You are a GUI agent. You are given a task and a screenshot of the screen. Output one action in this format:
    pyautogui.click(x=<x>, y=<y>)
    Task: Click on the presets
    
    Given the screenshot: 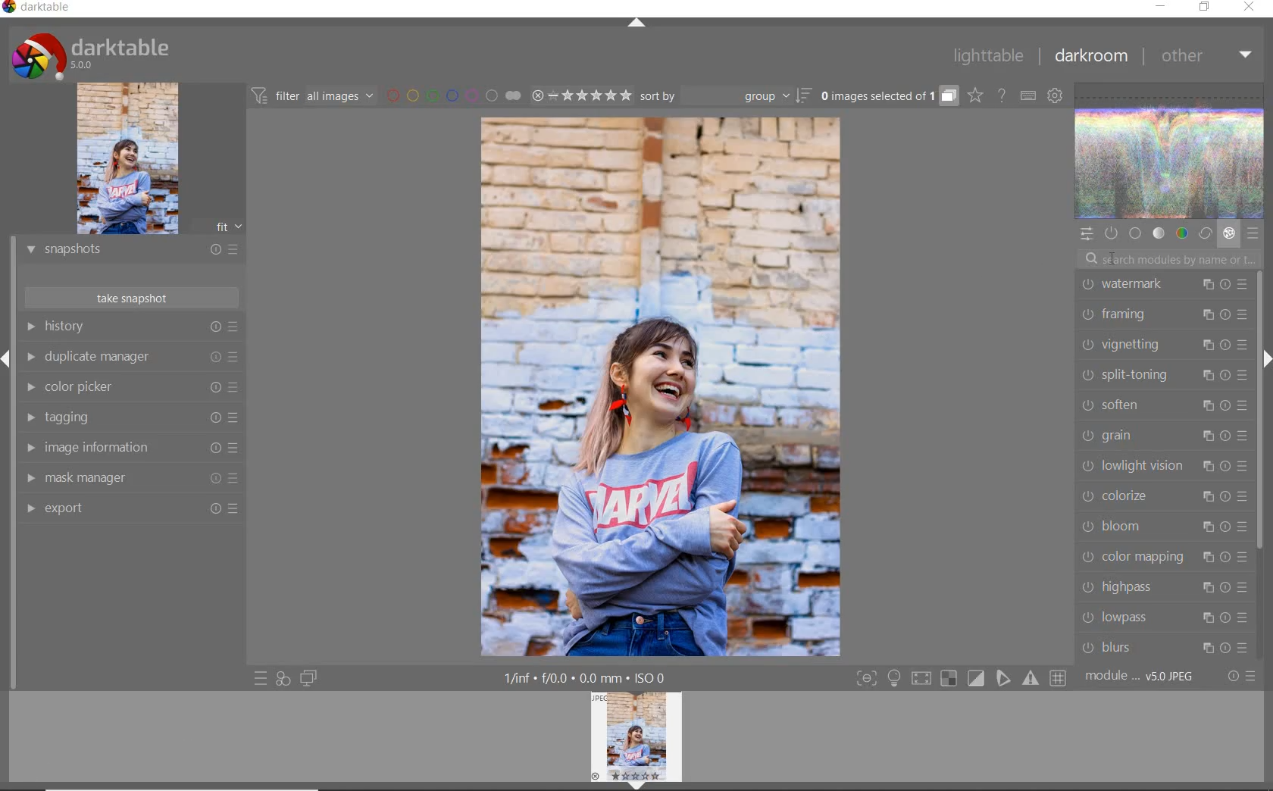 What is the action you would take?
    pyautogui.click(x=1253, y=233)
    